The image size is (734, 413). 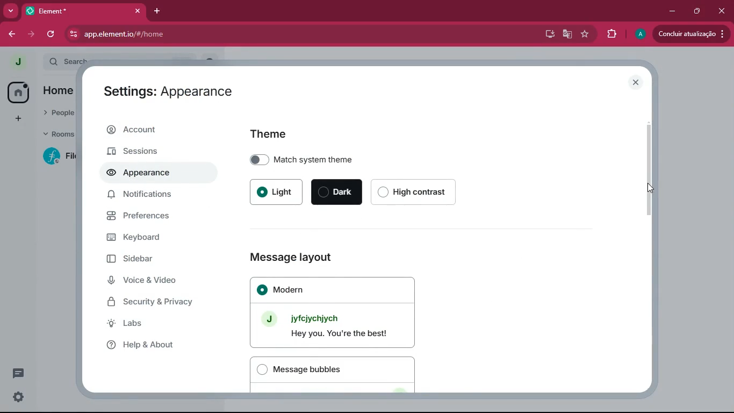 I want to click on extensions, so click(x=612, y=34).